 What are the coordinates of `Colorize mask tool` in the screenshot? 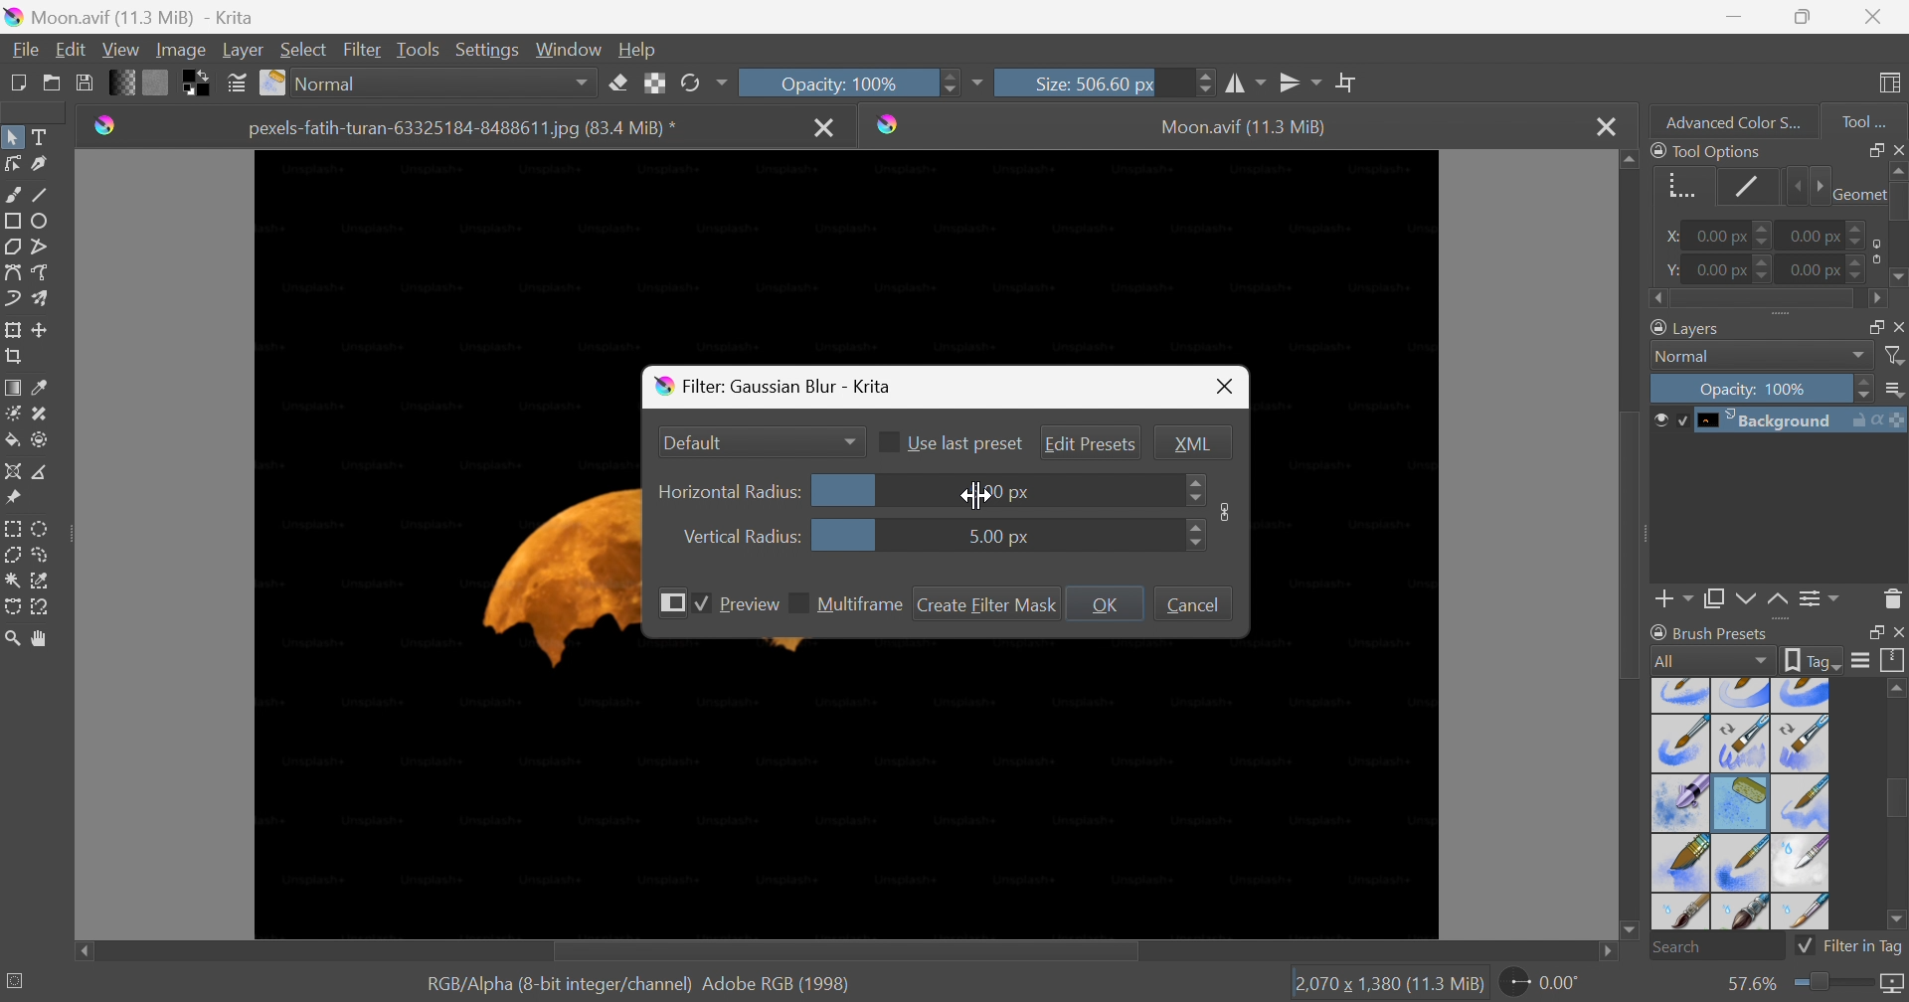 It's located at (12, 414).